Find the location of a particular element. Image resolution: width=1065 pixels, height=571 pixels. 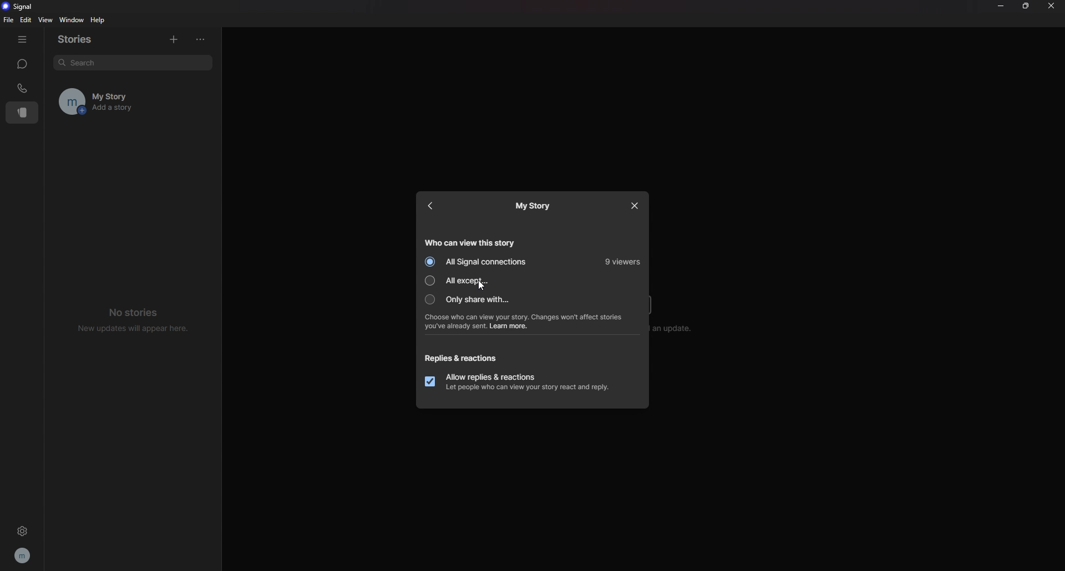

options is located at coordinates (204, 39).